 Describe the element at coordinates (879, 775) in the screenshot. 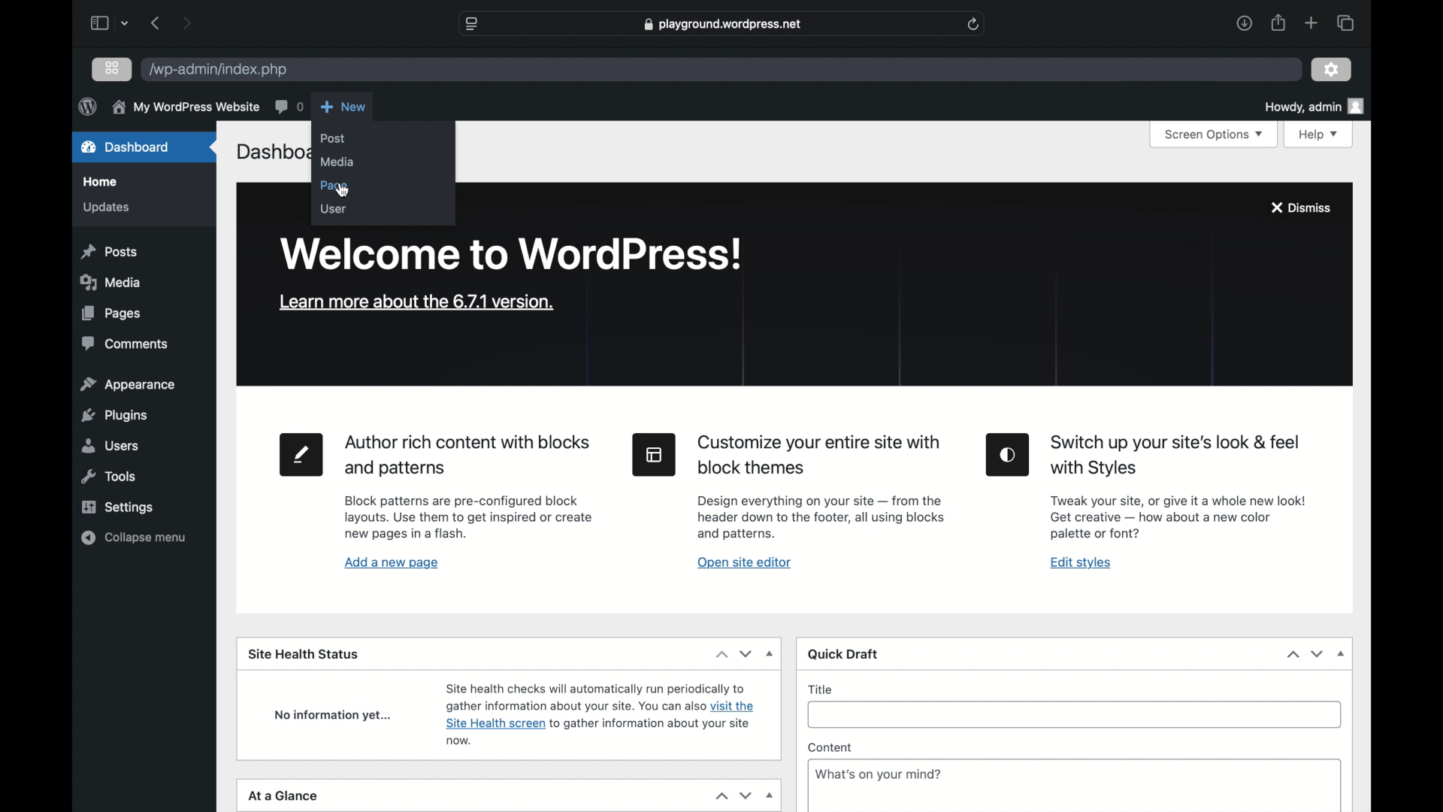

I see `What's on your mind?` at that location.